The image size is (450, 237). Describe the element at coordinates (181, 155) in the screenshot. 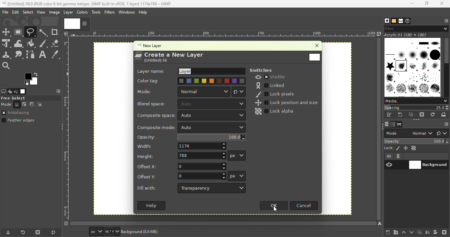

I see `Height` at that location.